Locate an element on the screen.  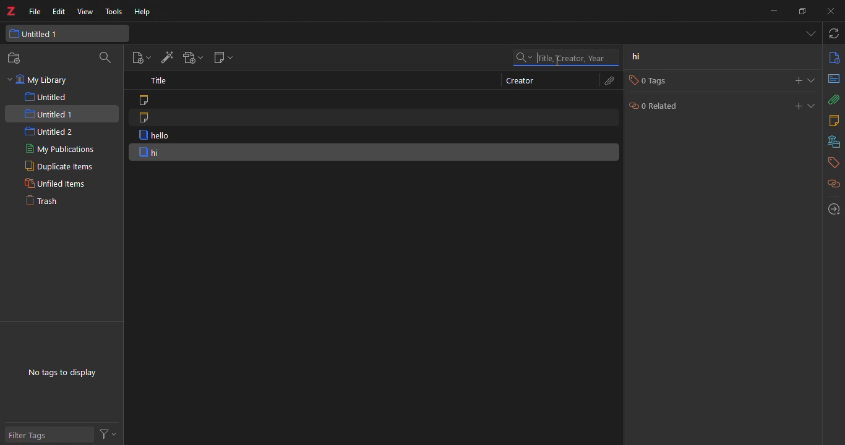
note is located at coordinates (150, 119).